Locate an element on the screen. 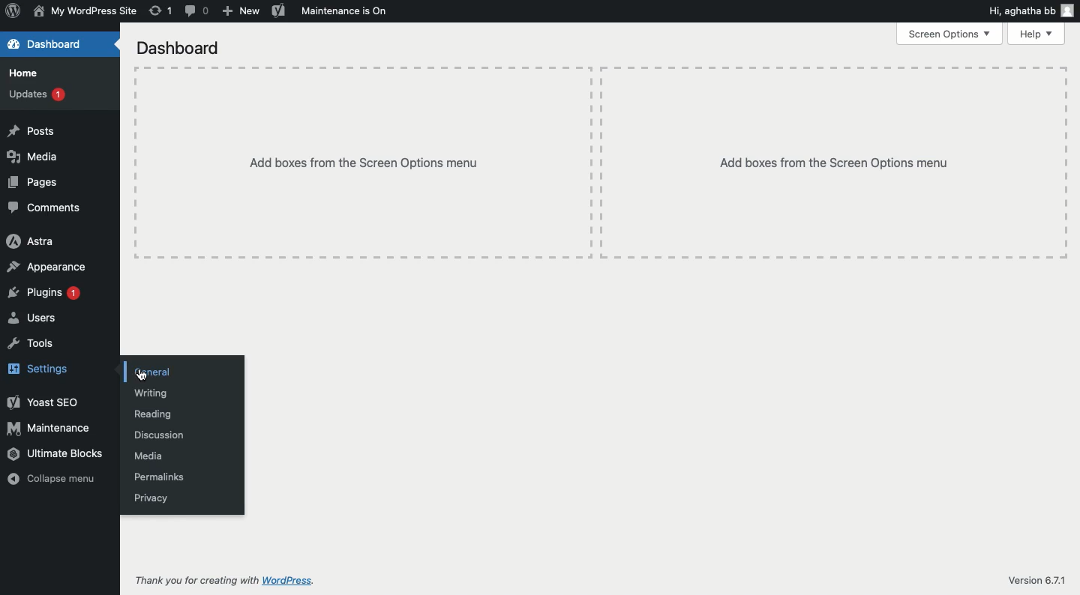  Ultimate blocks is located at coordinates (57, 453).